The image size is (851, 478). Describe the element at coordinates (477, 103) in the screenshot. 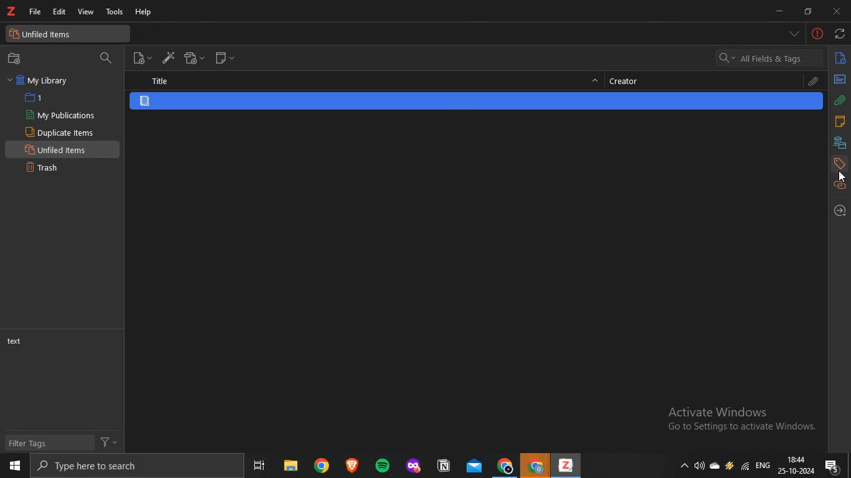

I see `item` at that location.